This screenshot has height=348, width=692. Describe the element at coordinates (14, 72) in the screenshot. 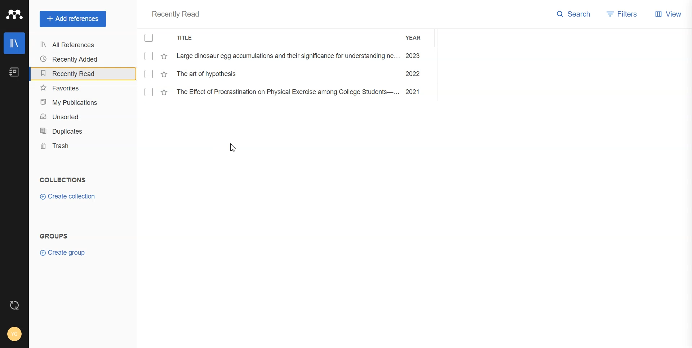

I see `Notebook` at that location.